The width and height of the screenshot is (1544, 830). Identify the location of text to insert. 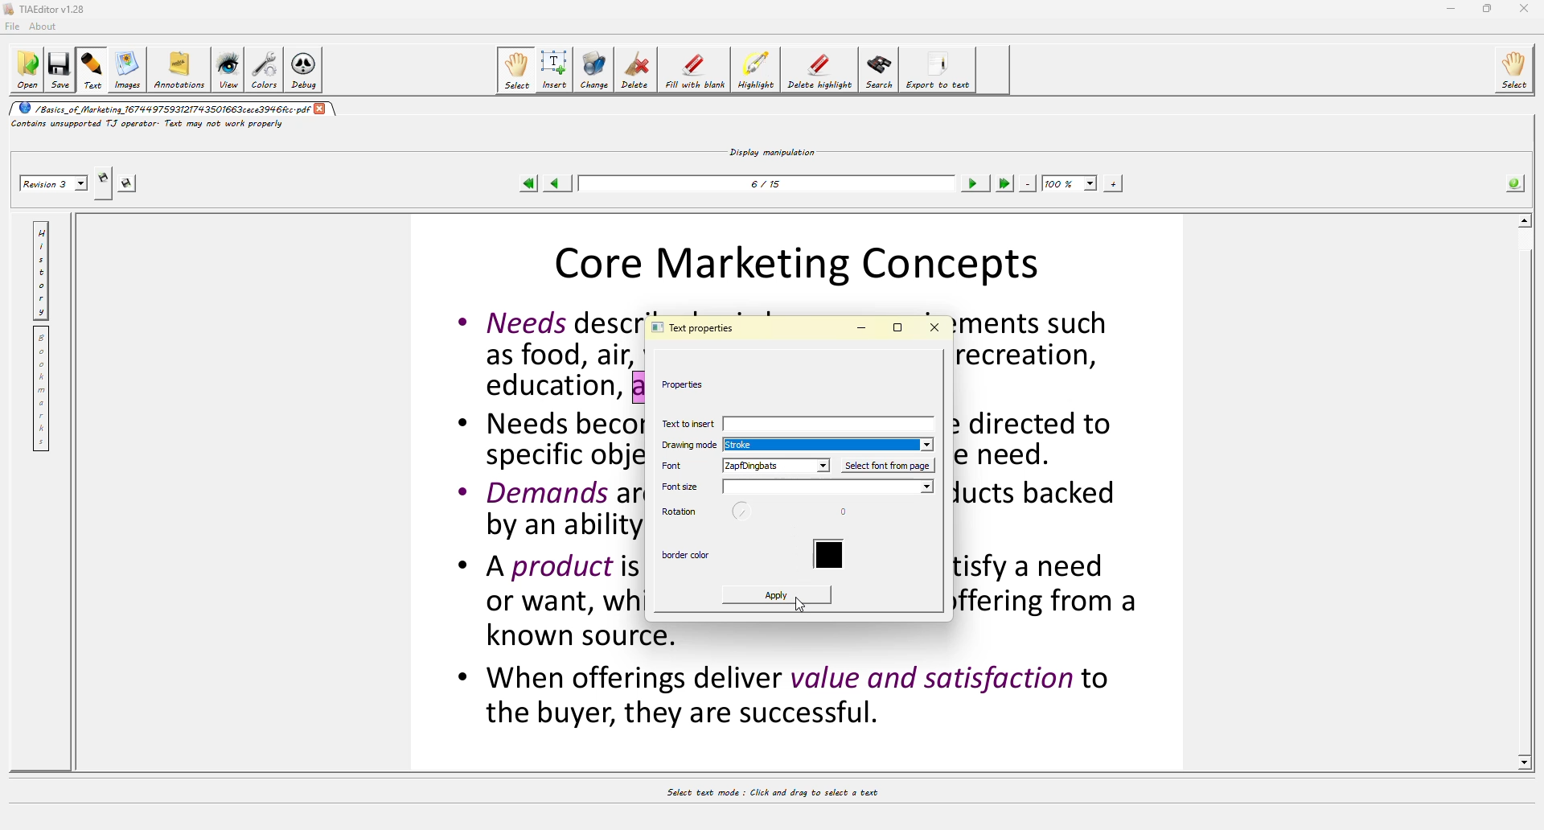
(802, 425).